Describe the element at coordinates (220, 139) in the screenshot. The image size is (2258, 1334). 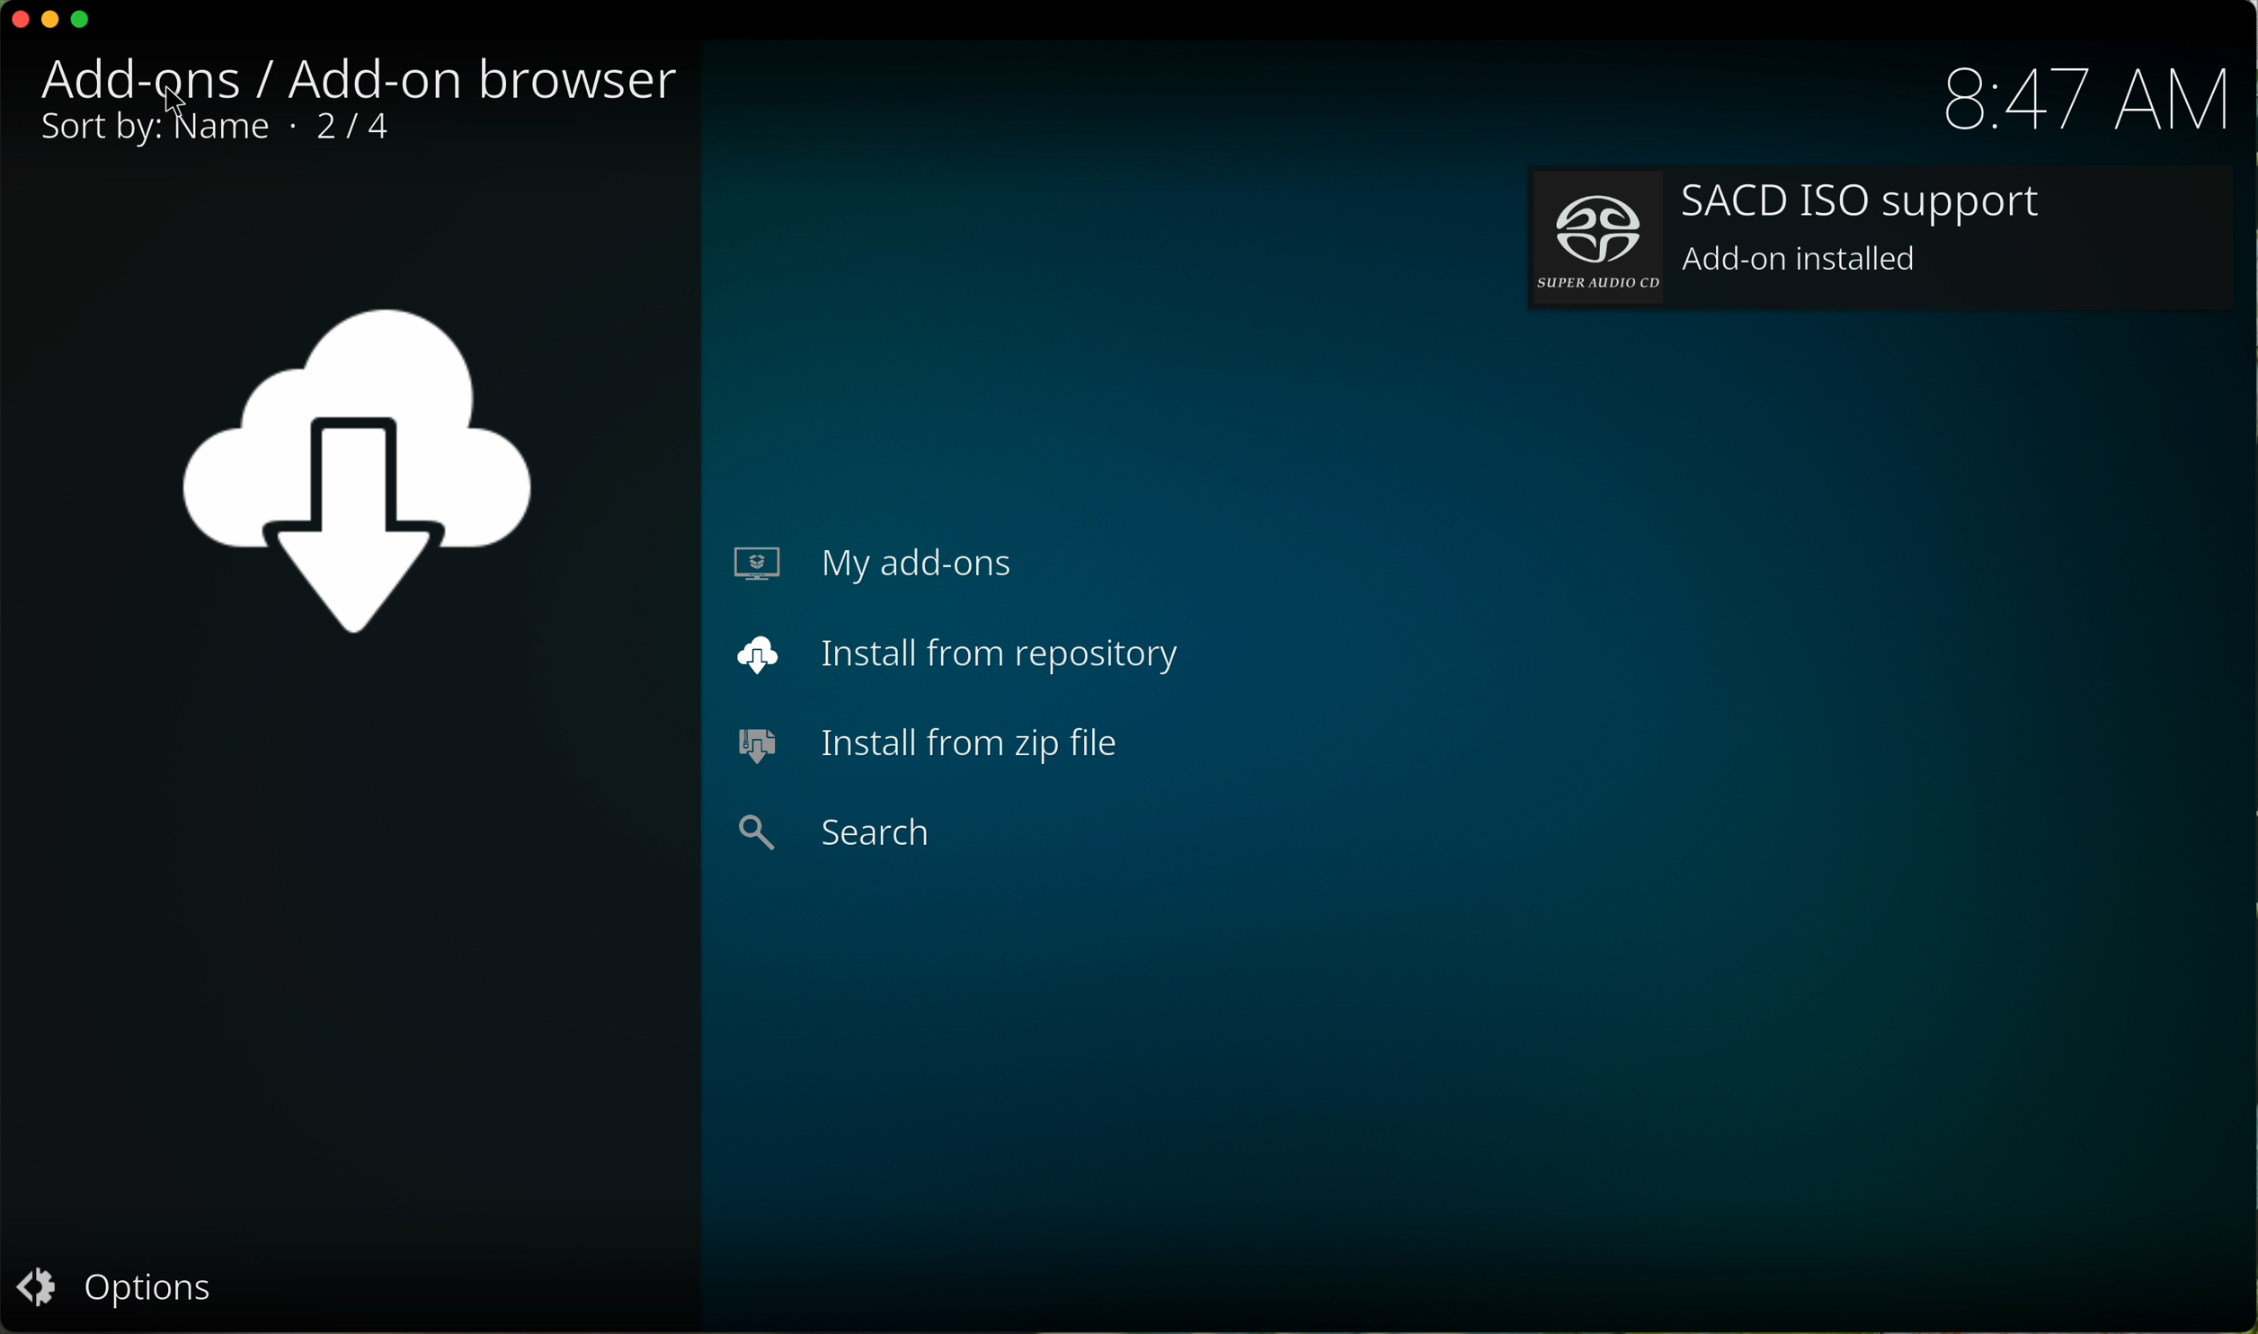
I see `0/1` at that location.